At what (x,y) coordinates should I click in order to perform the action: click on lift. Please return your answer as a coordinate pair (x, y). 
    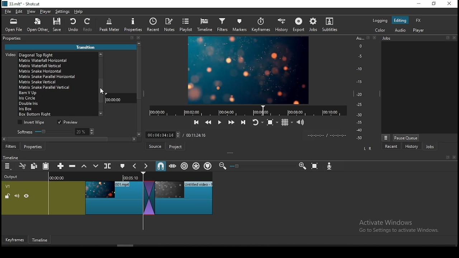
    Looking at the image, I should click on (84, 166).